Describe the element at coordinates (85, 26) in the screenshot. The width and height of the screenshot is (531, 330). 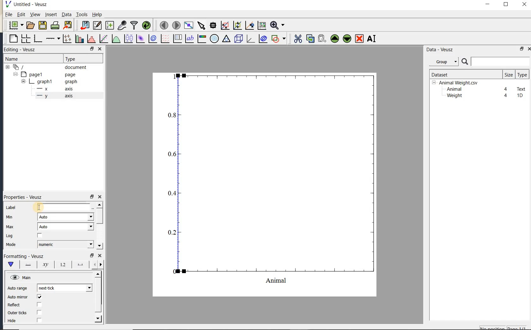
I see `import data into Veusz` at that location.